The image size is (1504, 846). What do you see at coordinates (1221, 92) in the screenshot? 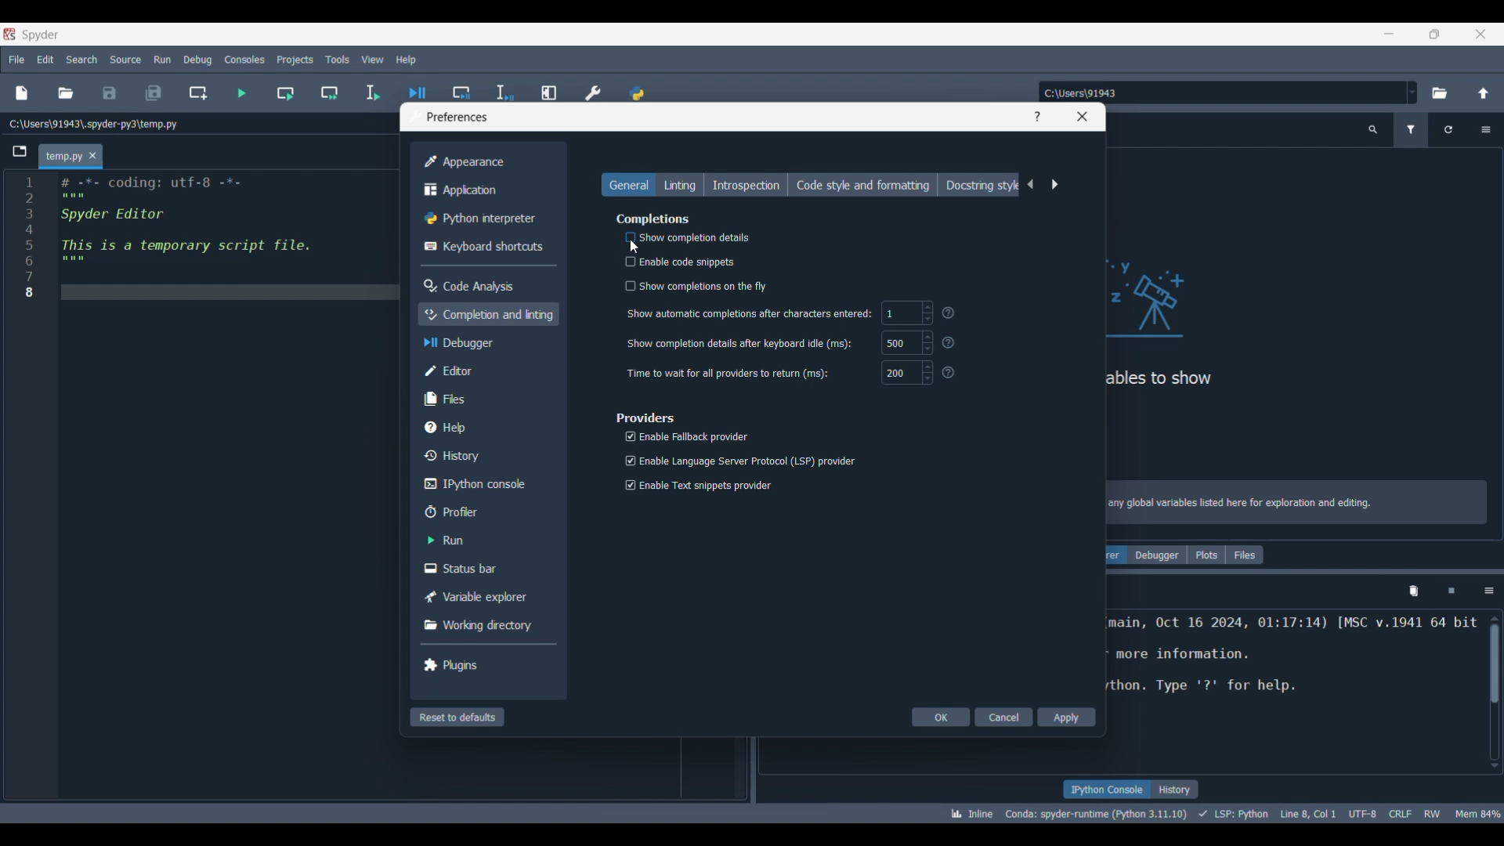
I see `Enter location` at bounding box center [1221, 92].